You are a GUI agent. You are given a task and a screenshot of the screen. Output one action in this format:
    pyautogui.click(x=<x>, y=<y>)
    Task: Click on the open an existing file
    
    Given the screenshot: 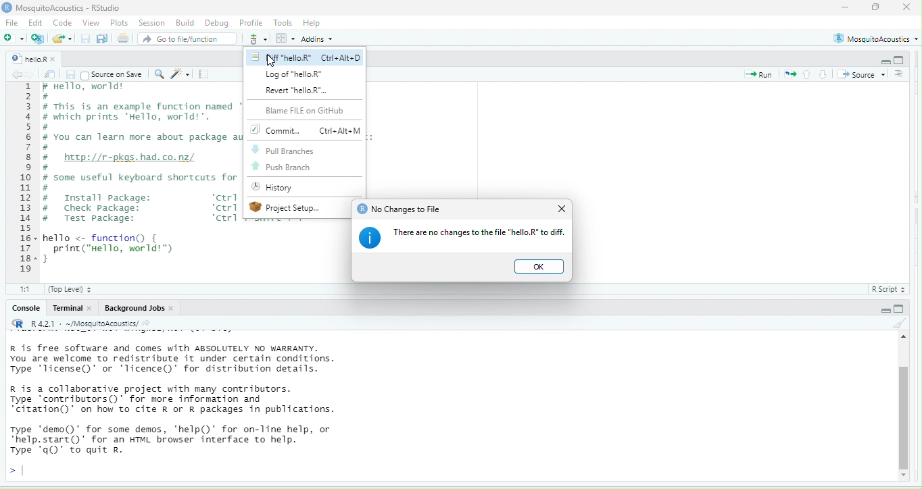 What is the action you would take?
    pyautogui.click(x=64, y=39)
    